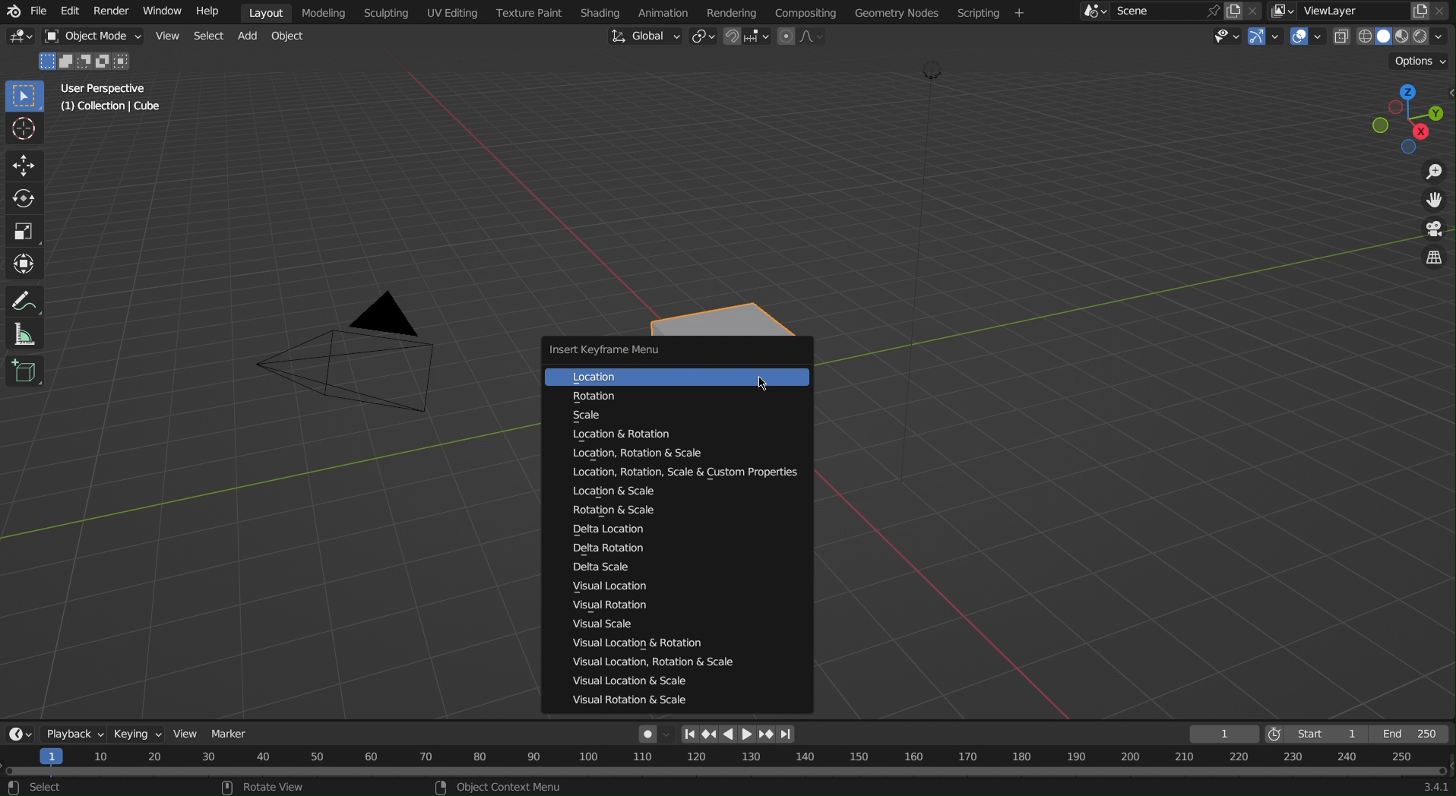  Describe the element at coordinates (235, 734) in the screenshot. I see `Marker` at that location.